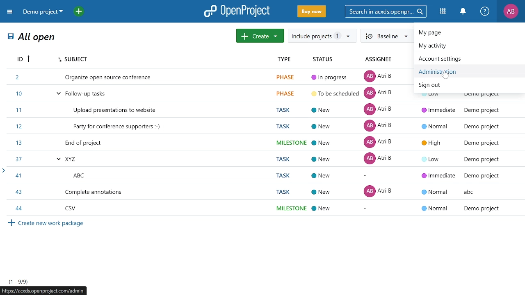 This screenshot has width=525, height=295. I want to click on my page, so click(464, 33).